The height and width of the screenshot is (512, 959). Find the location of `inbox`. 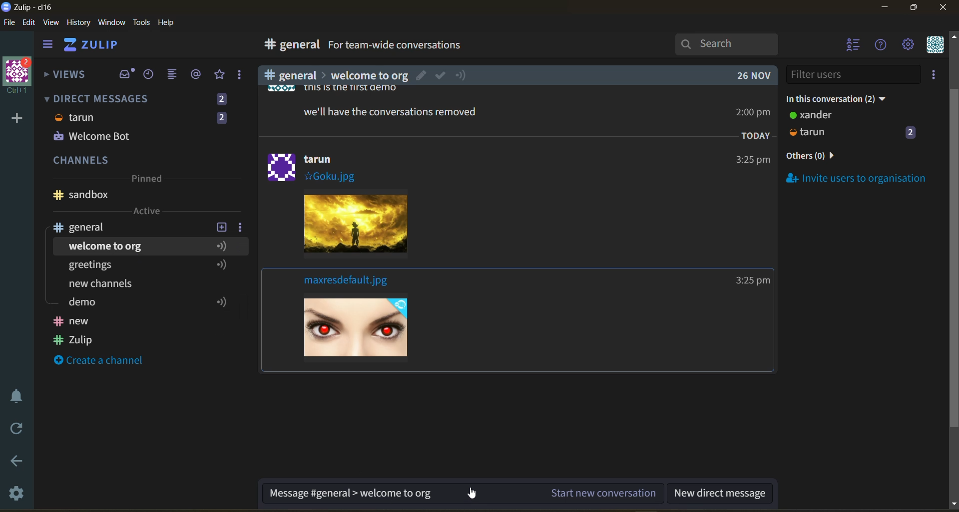

inbox is located at coordinates (126, 74).